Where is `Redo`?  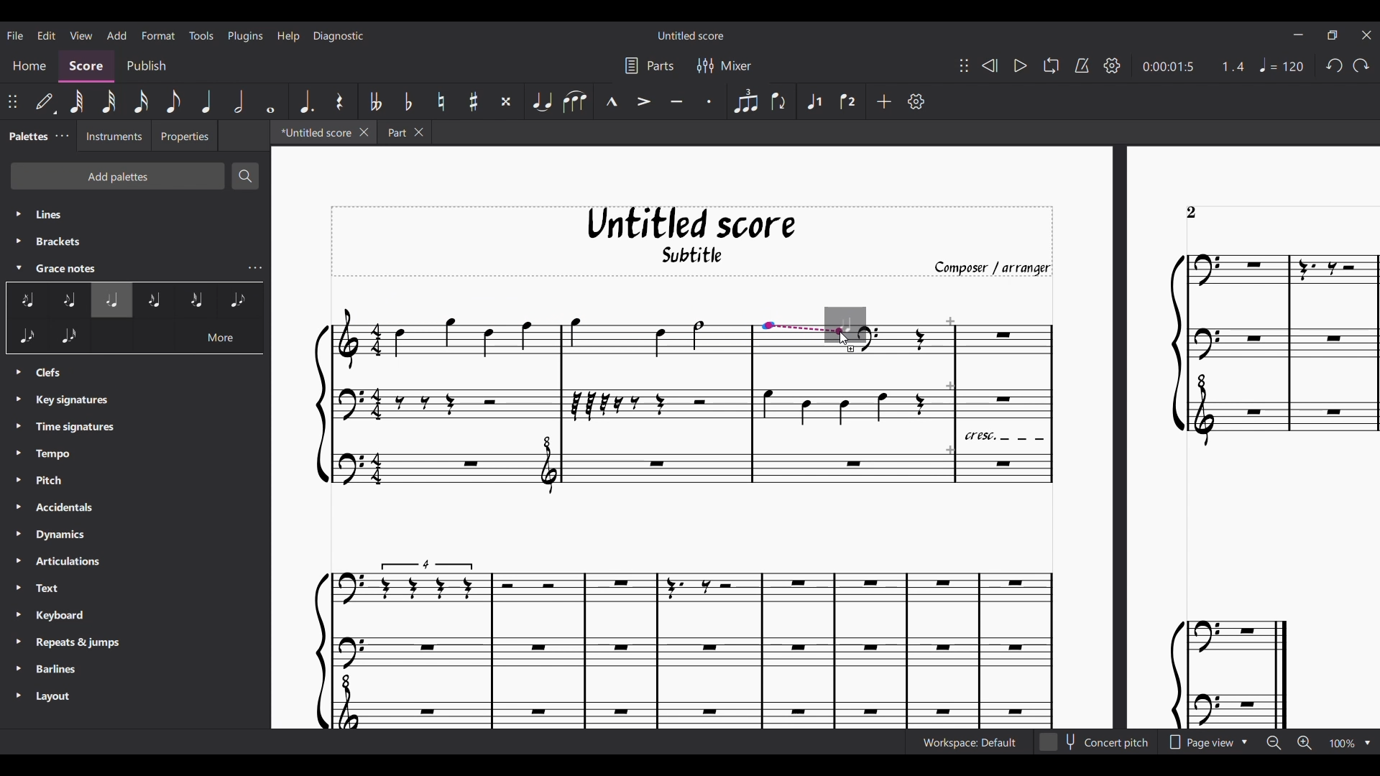
Redo is located at coordinates (1361, 65).